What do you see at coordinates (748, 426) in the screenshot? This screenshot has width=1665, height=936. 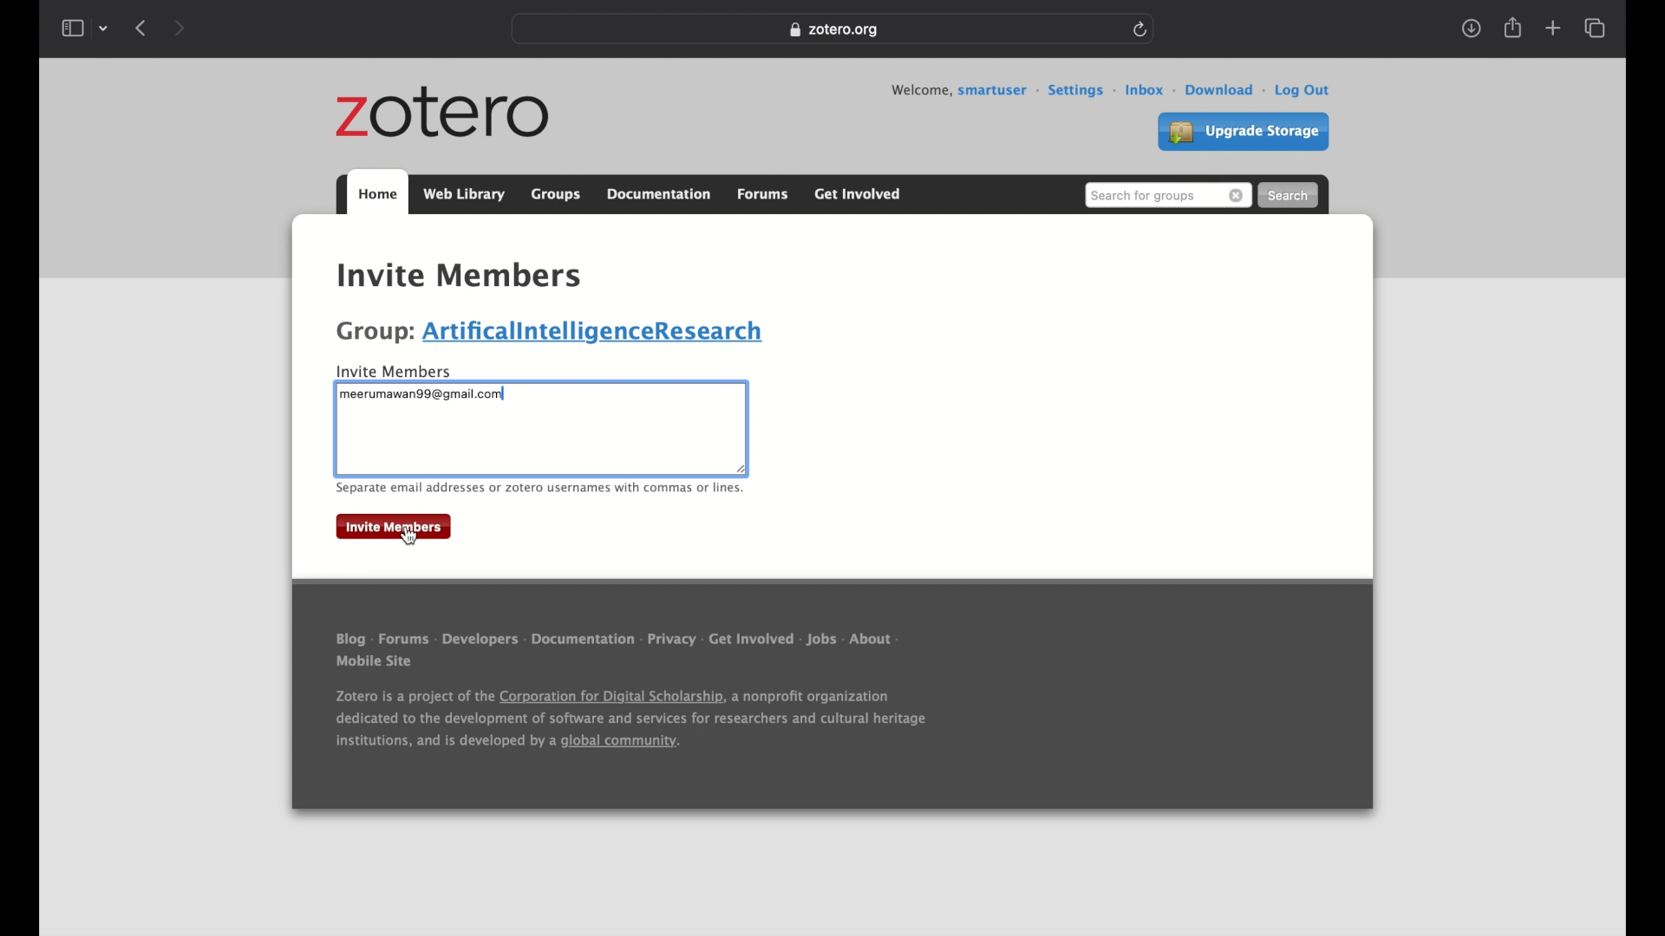 I see `highlighted text boundary` at bounding box center [748, 426].